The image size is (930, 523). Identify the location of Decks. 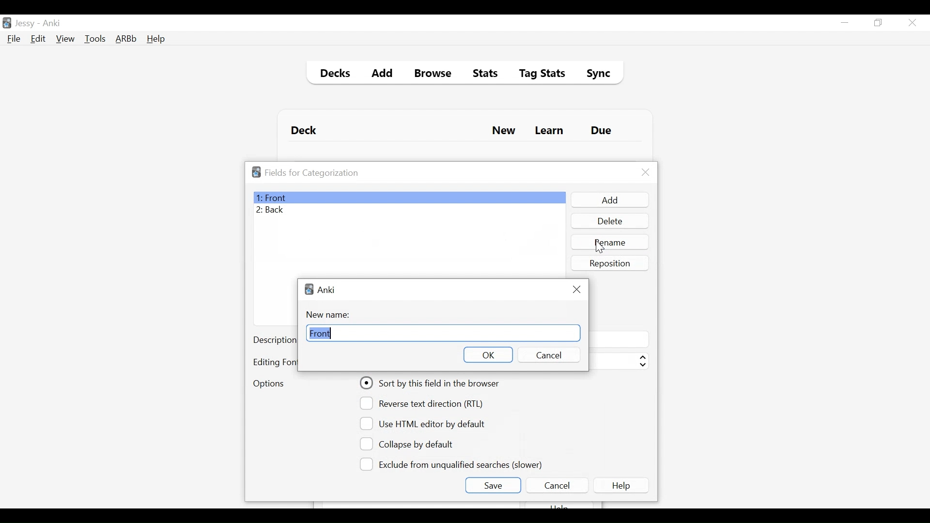
(333, 75).